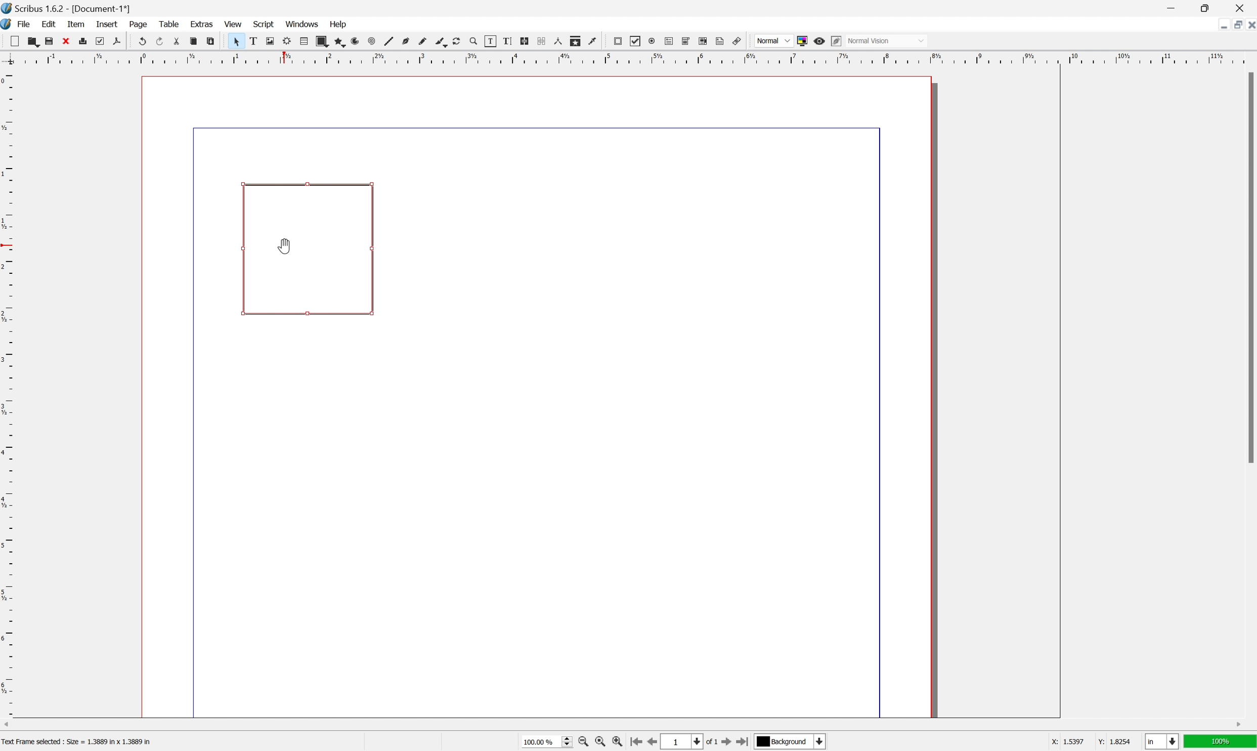  I want to click on edit in preview mode, so click(835, 40).